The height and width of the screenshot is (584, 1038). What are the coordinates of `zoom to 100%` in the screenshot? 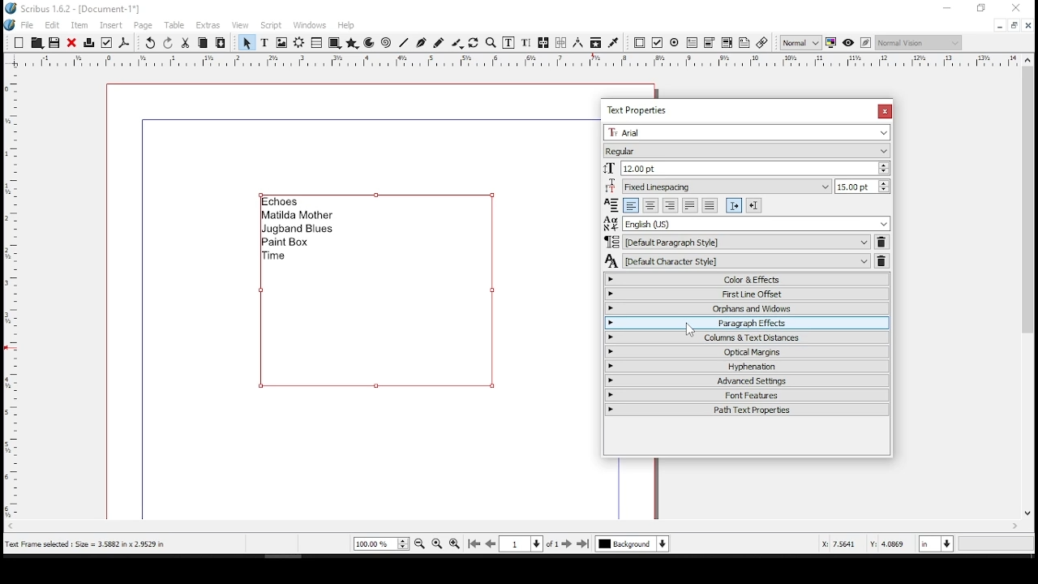 It's located at (437, 543).